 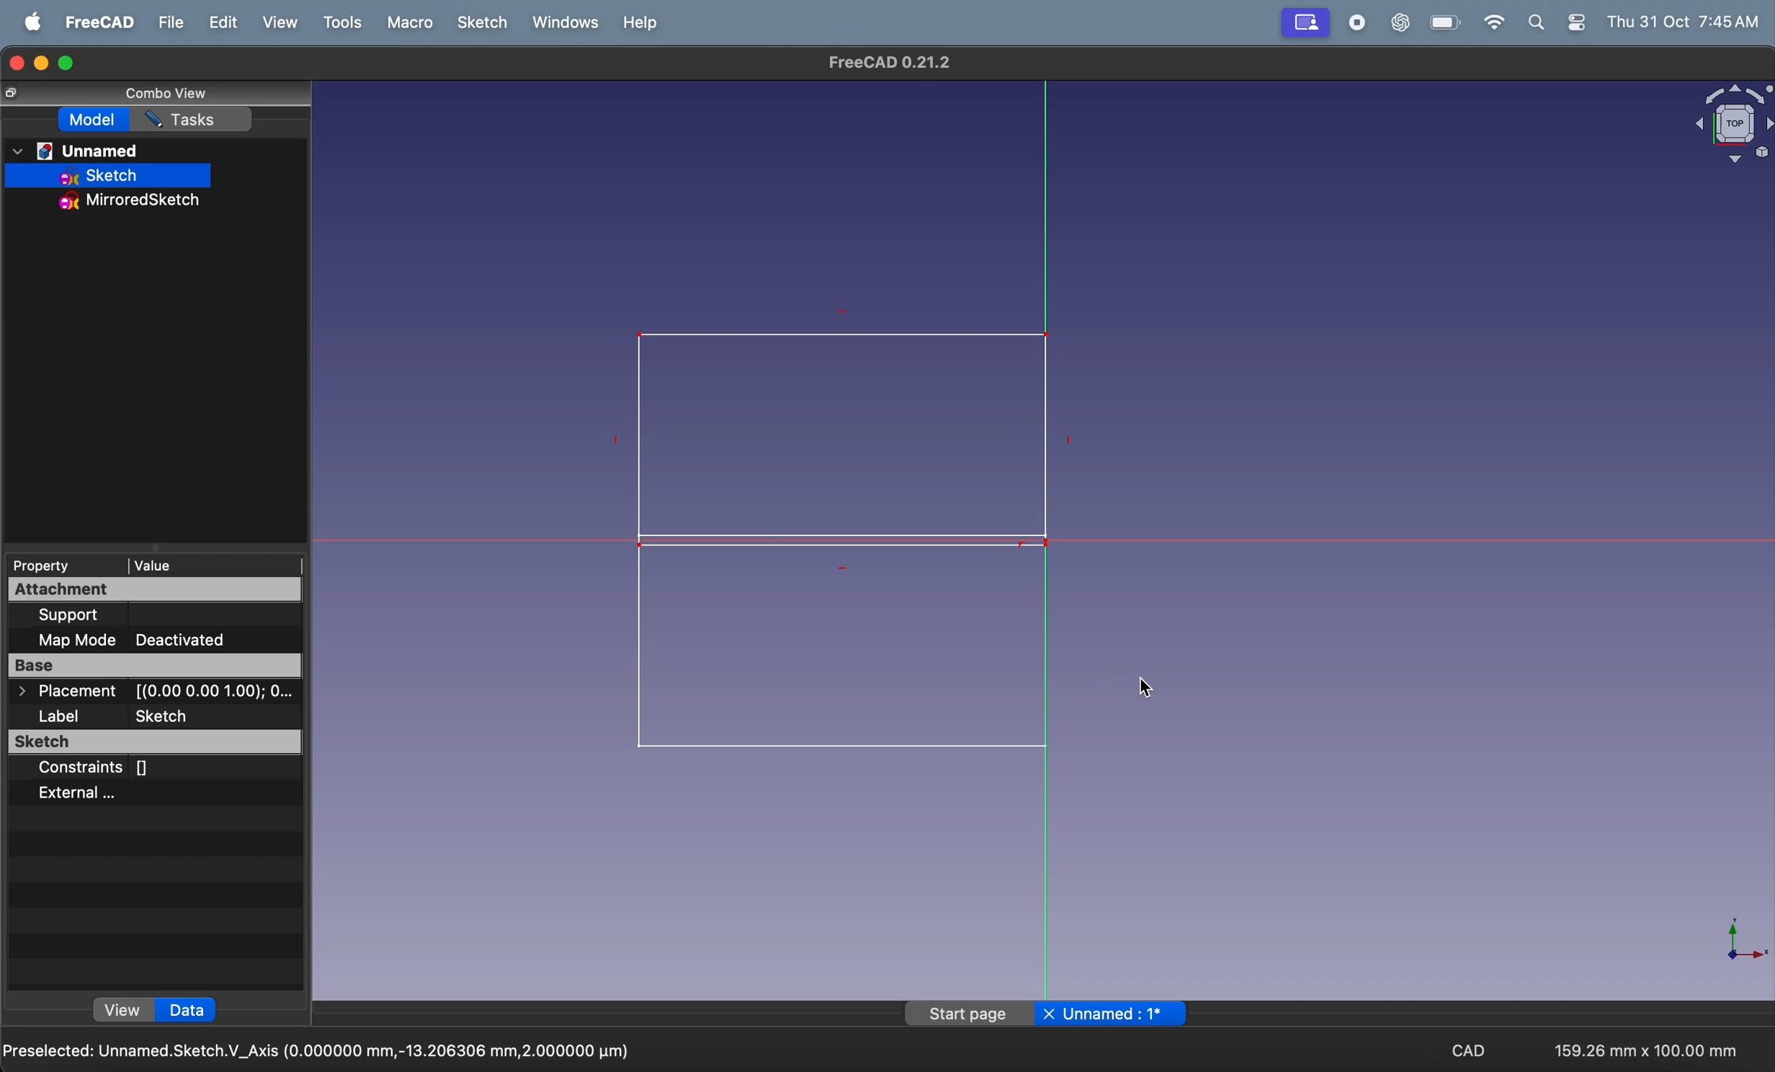 I want to click on sketch, so click(x=482, y=24).